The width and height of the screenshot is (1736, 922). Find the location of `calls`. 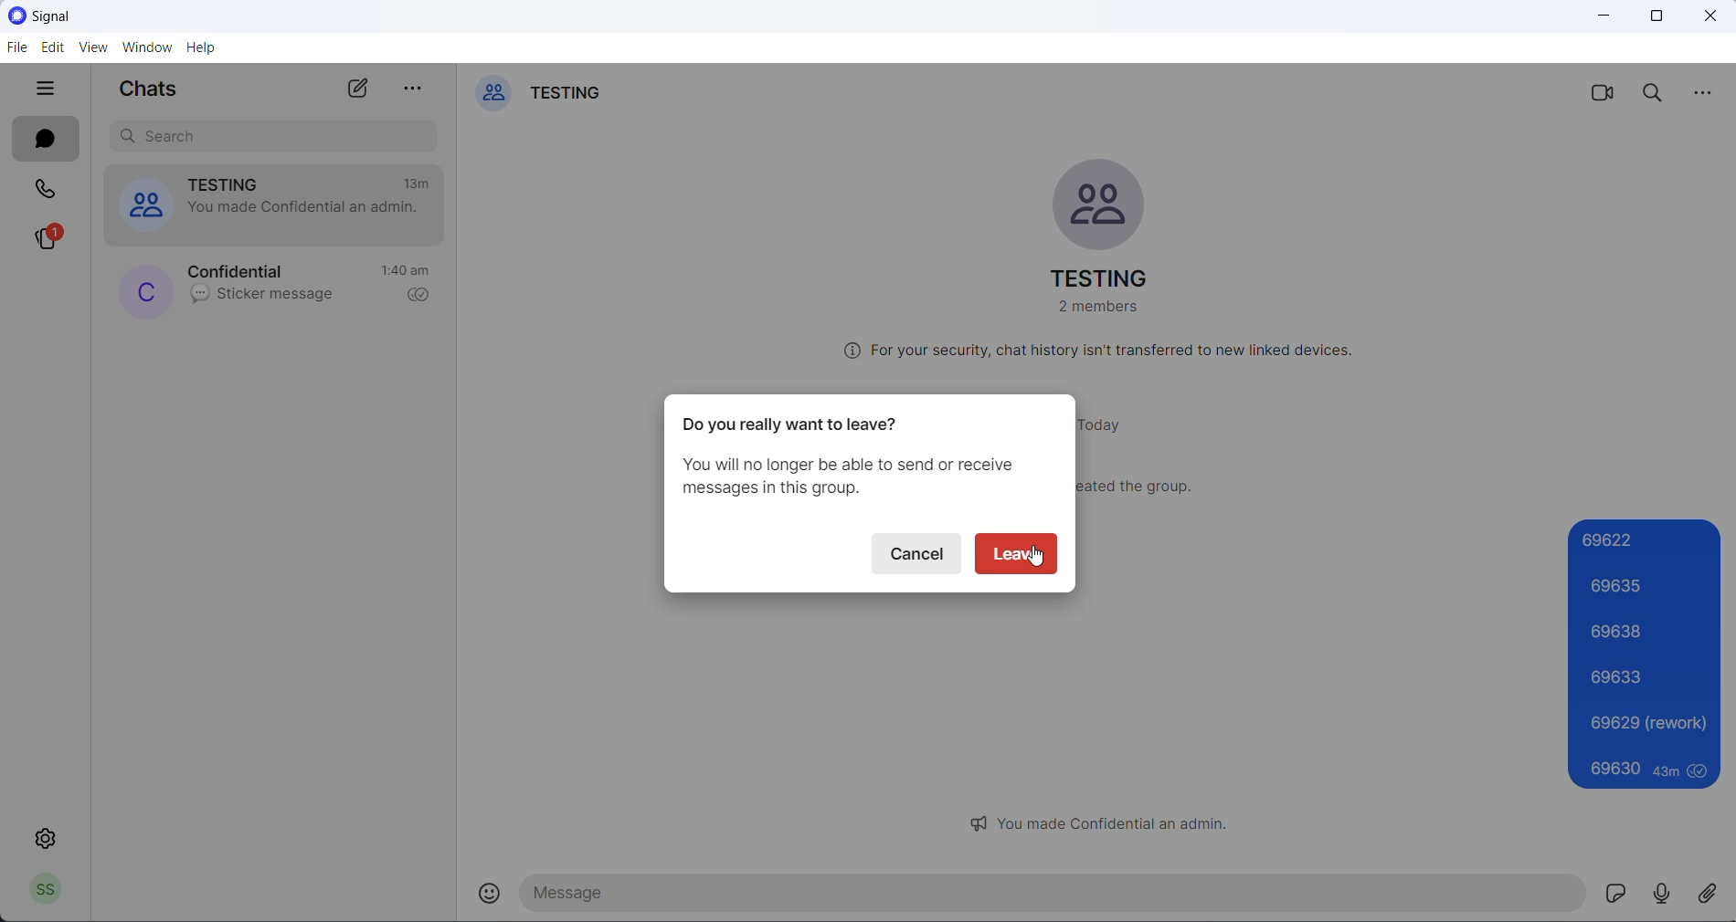

calls is located at coordinates (47, 193).